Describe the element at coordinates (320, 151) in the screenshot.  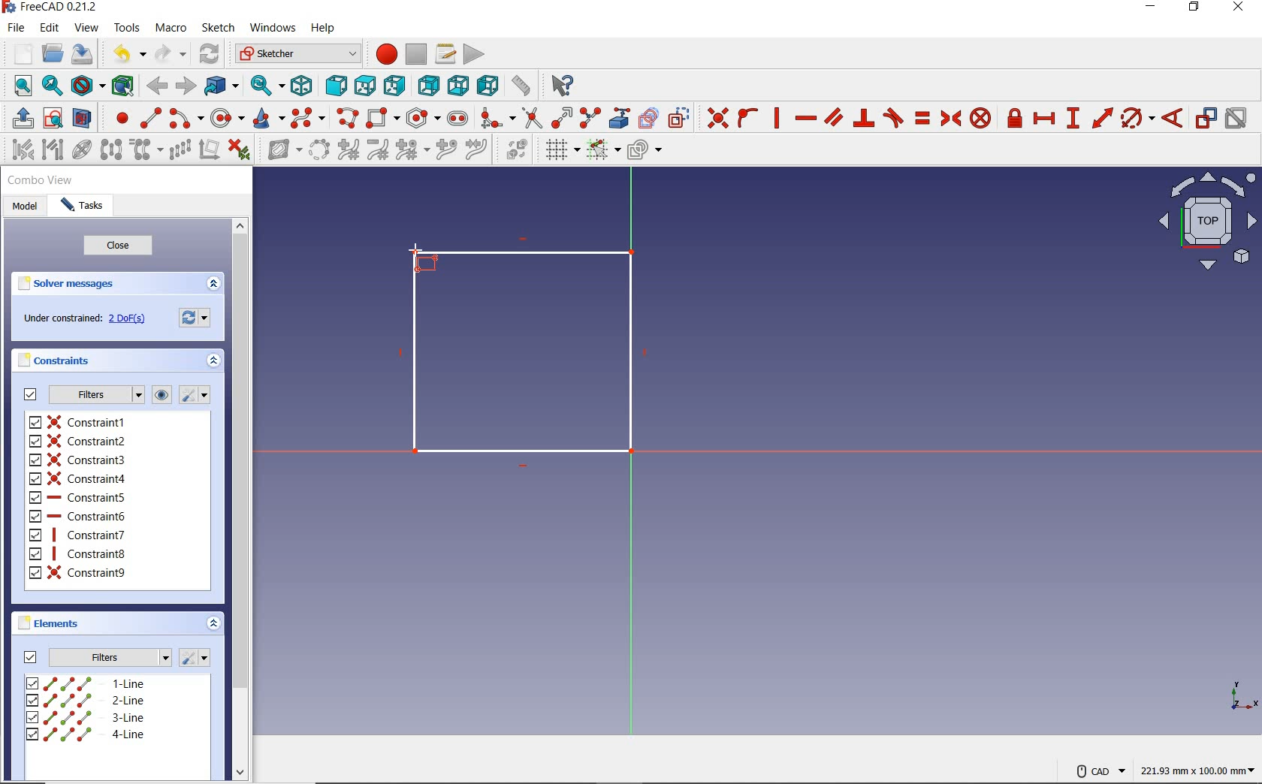
I see `convert geometry to B-Spline` at that location.